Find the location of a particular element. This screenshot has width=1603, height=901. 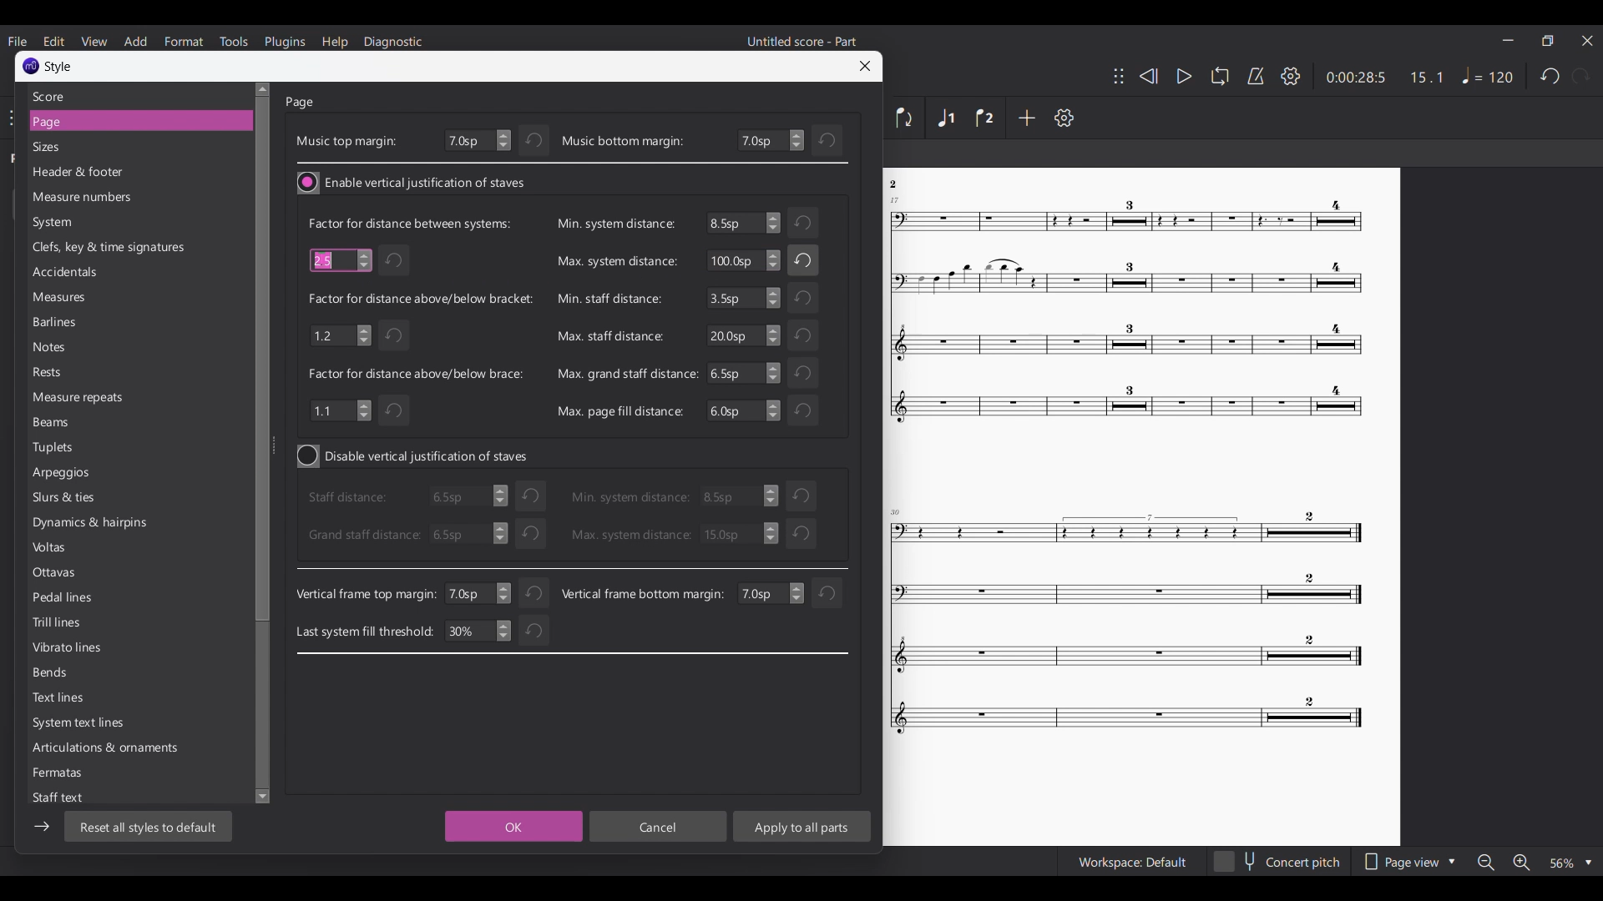

cursor is located at coordinates (330, 260).